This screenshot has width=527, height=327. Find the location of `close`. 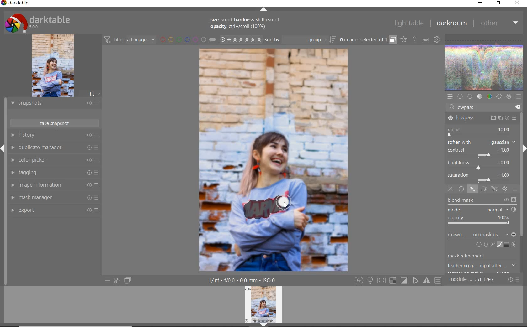

close is located at coordinates (517, 3).